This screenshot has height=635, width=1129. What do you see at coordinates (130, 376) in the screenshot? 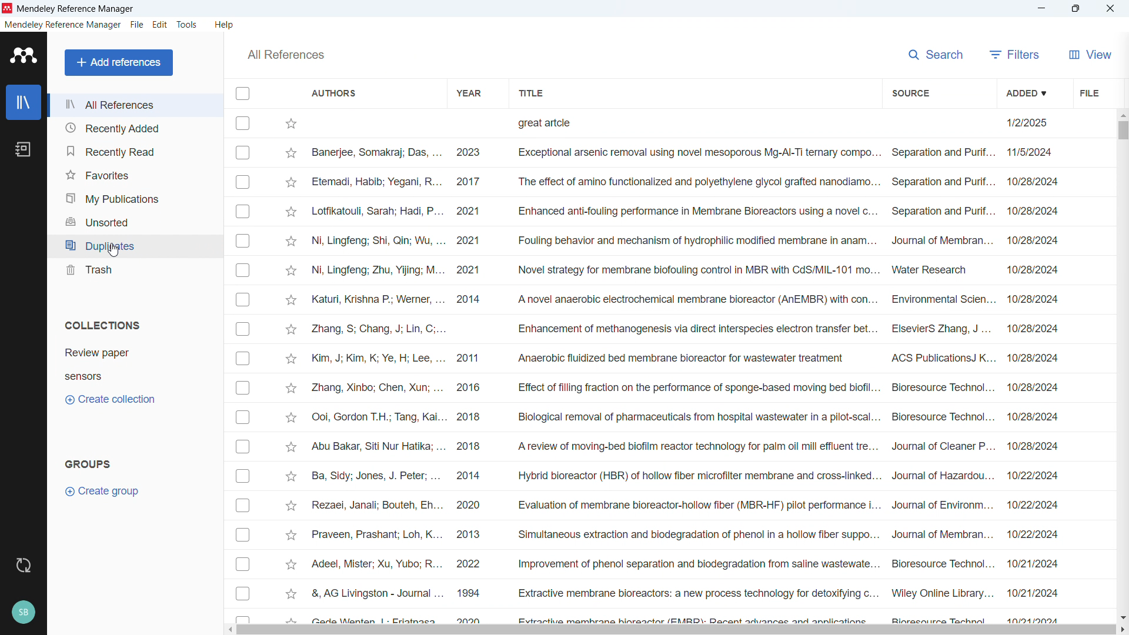
I see `Collection 2 ` at bounding box center [130, 376].